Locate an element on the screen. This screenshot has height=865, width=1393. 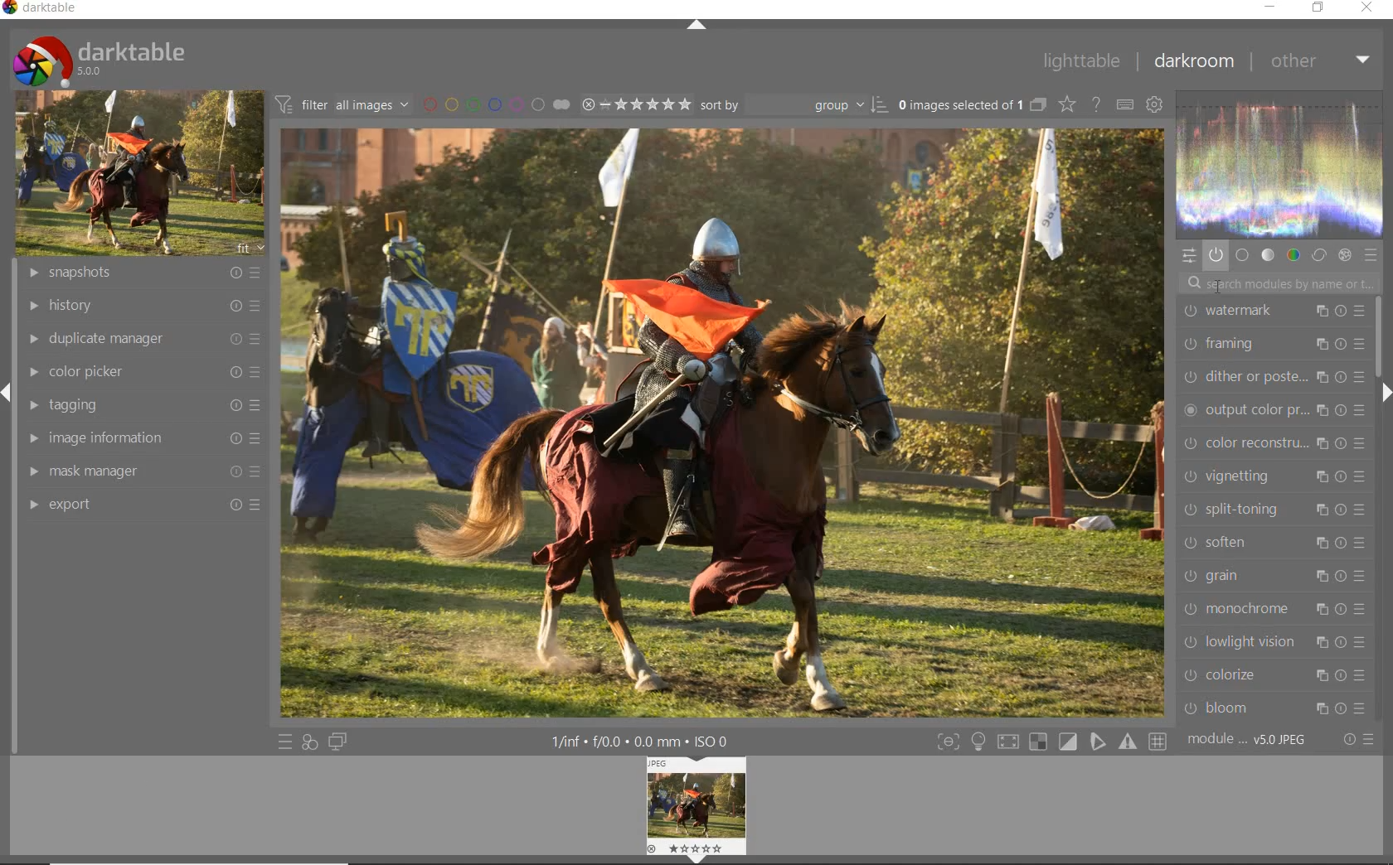
grain is located at coordinates (1272, 577).